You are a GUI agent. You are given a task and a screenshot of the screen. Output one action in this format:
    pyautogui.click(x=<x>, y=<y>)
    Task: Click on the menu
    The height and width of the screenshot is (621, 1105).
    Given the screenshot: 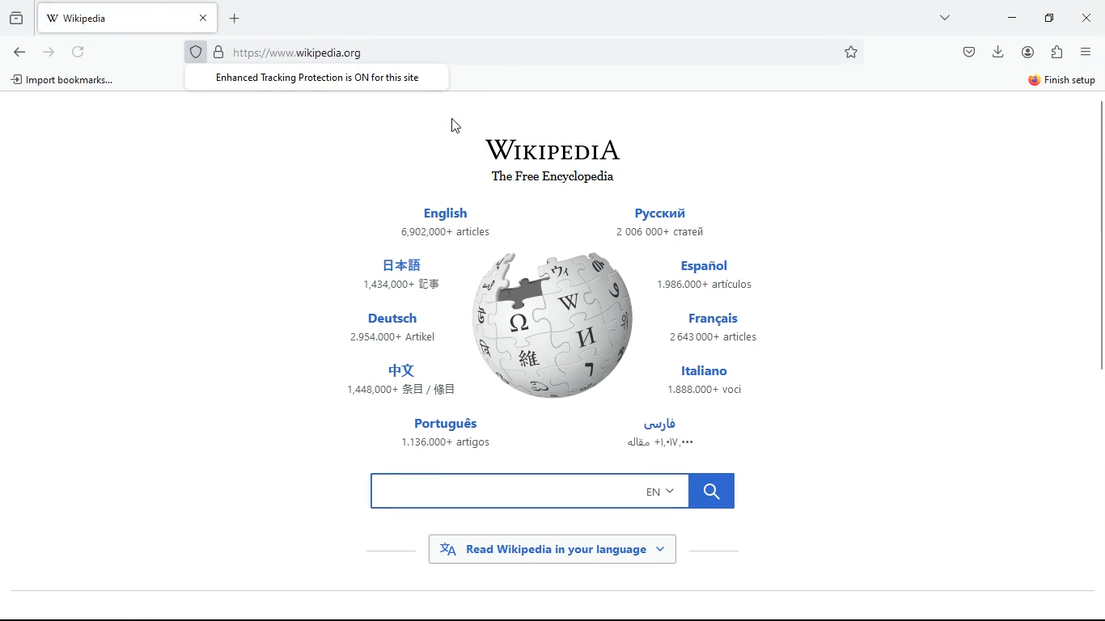 What is the action you would take?
    pyautogui.click(x=1086, y=52)
    